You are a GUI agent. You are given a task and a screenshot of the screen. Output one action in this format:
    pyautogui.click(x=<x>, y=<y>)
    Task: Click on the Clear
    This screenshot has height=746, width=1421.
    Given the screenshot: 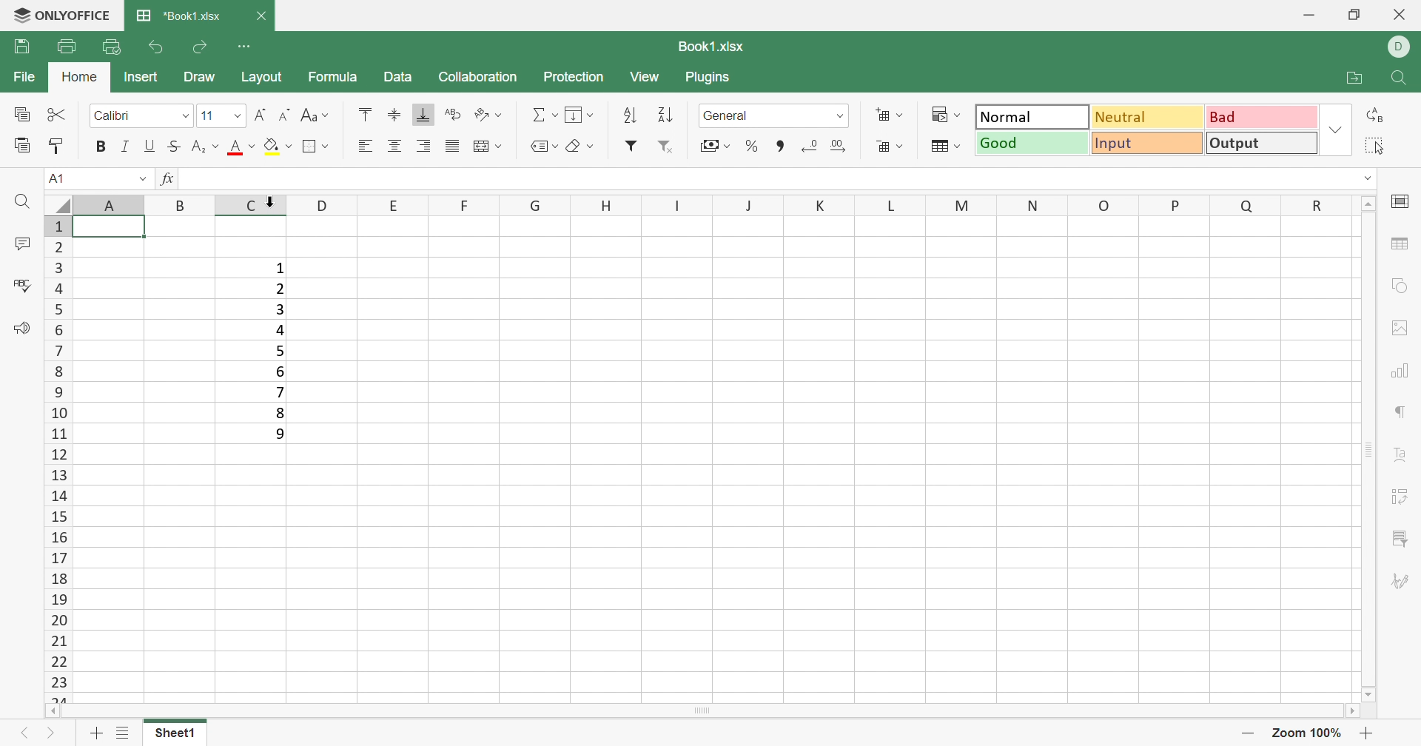 What is the action you would take?
    pyautogui.click(x=580, y=147)
    